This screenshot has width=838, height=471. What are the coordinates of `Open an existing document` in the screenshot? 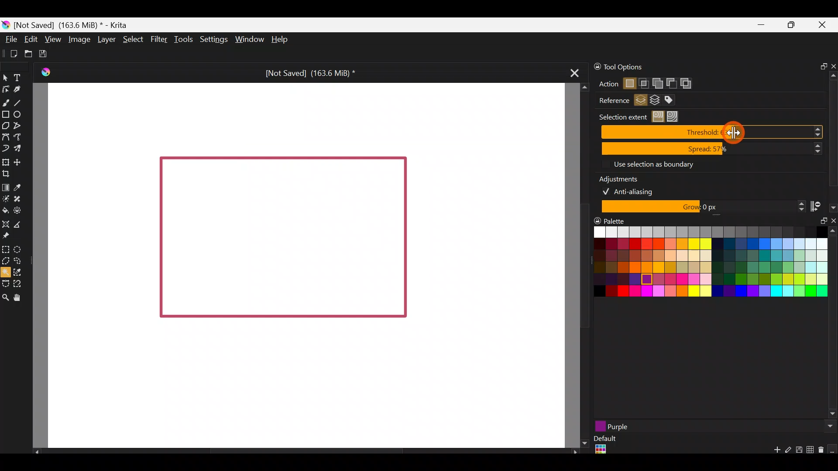 It's located at (28, 52).